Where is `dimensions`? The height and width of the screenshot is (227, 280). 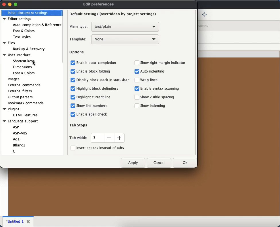
dimensions is located at coordinates (23, 67).